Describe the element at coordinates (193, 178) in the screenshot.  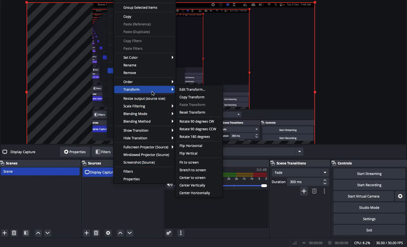
I see `Center to screen ` at that location.